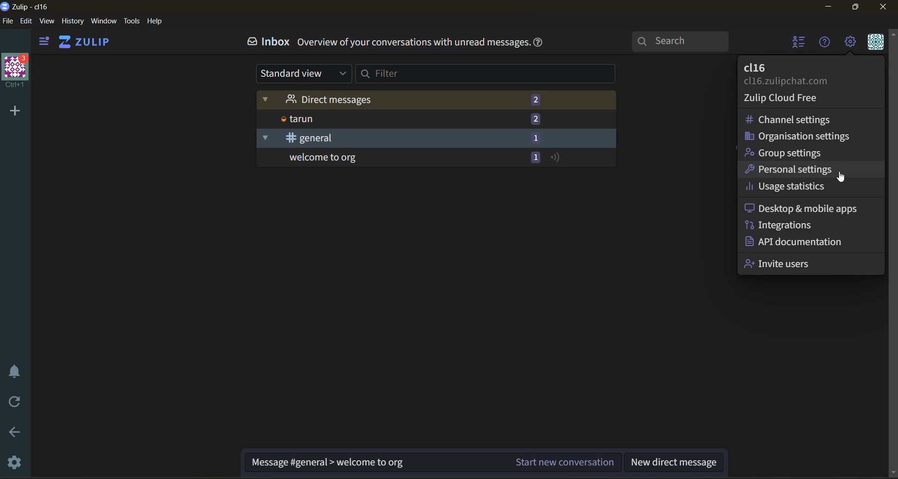  What do you see at coordinates (811, 208) in the screenshot?
I see `desktop and mobile apps` at bounding box center [811, 208].